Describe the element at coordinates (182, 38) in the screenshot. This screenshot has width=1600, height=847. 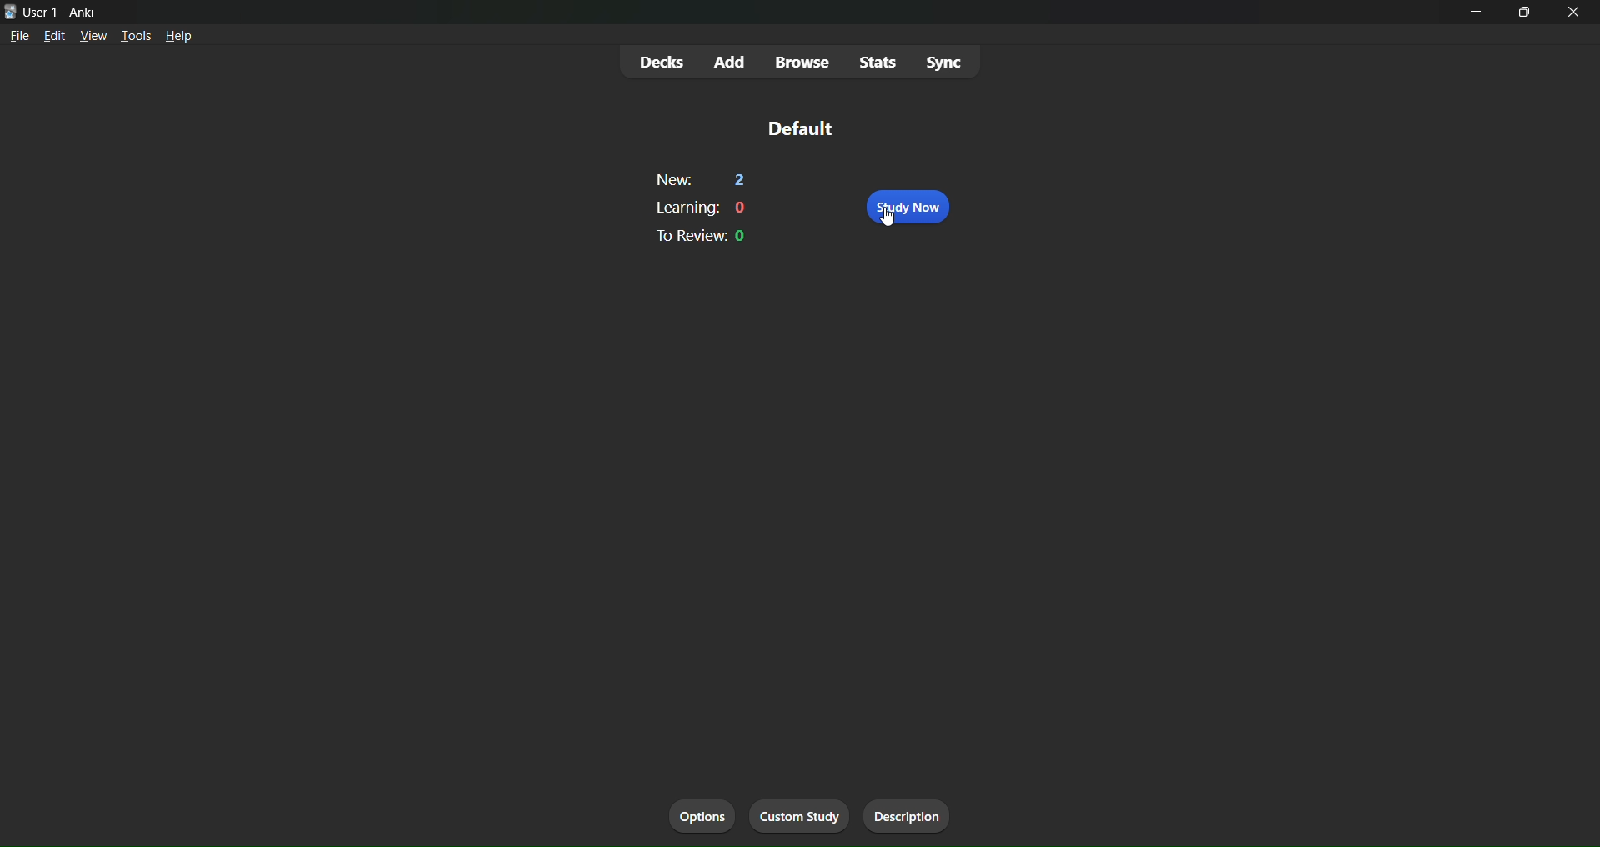
I see `help` at that location.